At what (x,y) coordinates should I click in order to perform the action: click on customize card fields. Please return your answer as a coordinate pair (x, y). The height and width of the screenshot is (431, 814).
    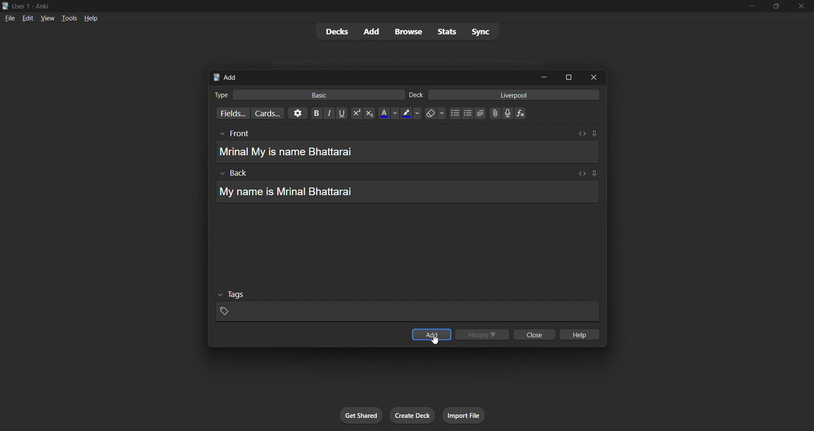
    Looking at the image, I should click on (231, 113).